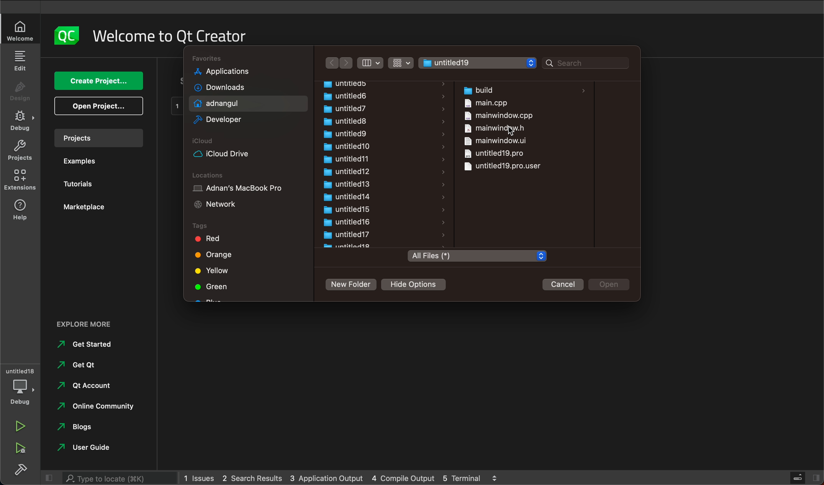 Image resolution: width=824 pixels, height=485 pixels. What do you see at coordinates (353, 286) in the screenshot?
I see `new folder` at bounding box center [353, 286].